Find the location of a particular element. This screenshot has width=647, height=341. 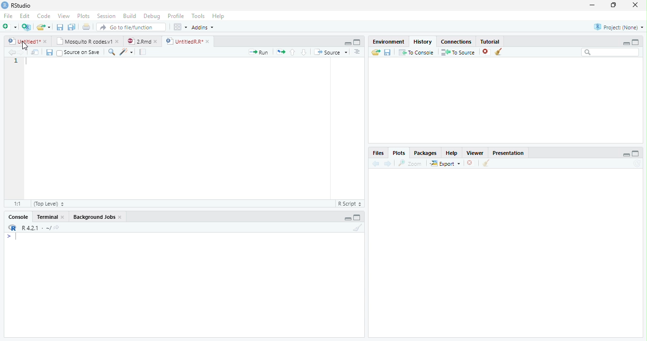

(Top Level) is located at coordinates (48, 203).